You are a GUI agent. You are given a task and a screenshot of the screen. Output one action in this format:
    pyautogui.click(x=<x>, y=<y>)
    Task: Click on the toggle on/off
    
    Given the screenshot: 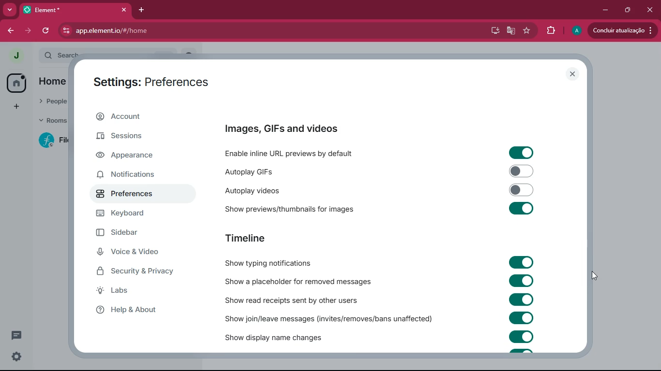 What is the action you would take?
    pyautogui.click(x=522, y=153)
    